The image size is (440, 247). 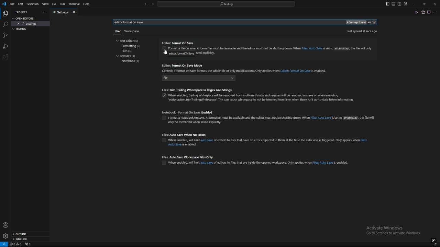 What do you see at coordinates (436, 245) in the screenshot?
I see `notifications` at bounding box center [436, 245].